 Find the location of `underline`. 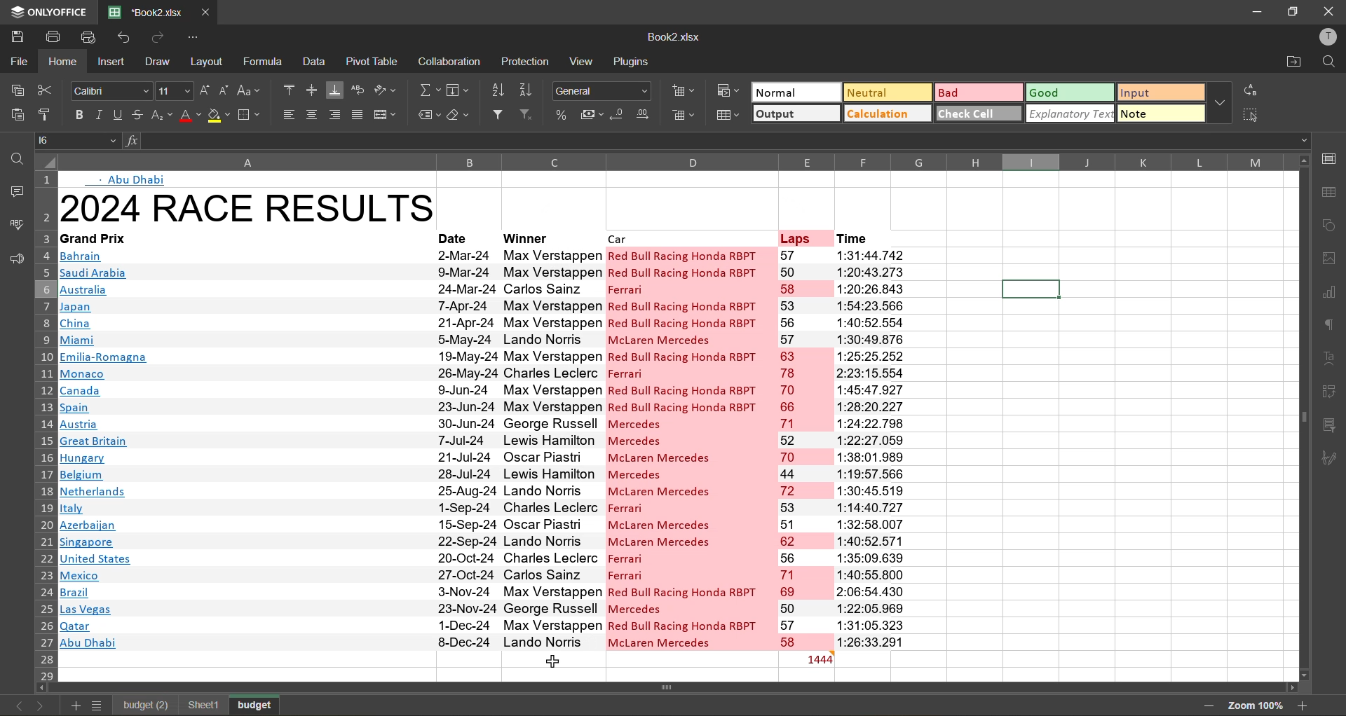

underline is located at coordinates (117, 117).